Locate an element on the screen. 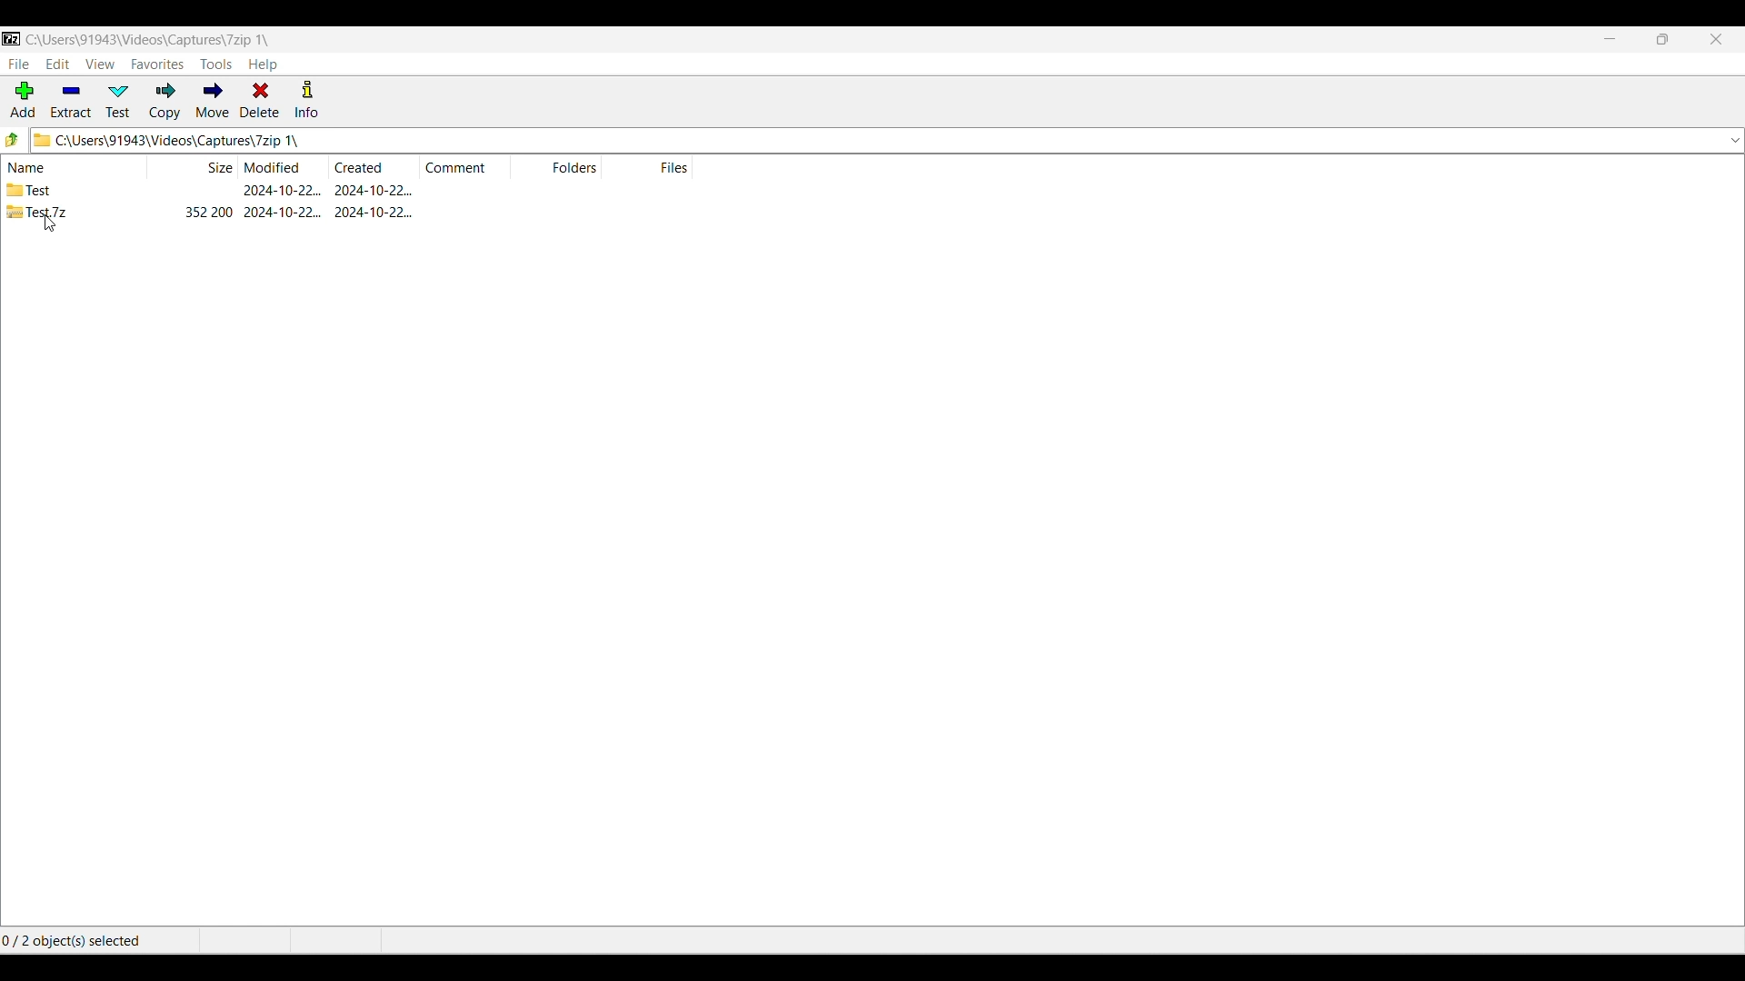 The height and width of the screenshot is (981, 1745). C:\Users\91943\Videos\Capture\7zip 1\ is located at coordinates (177, 140).